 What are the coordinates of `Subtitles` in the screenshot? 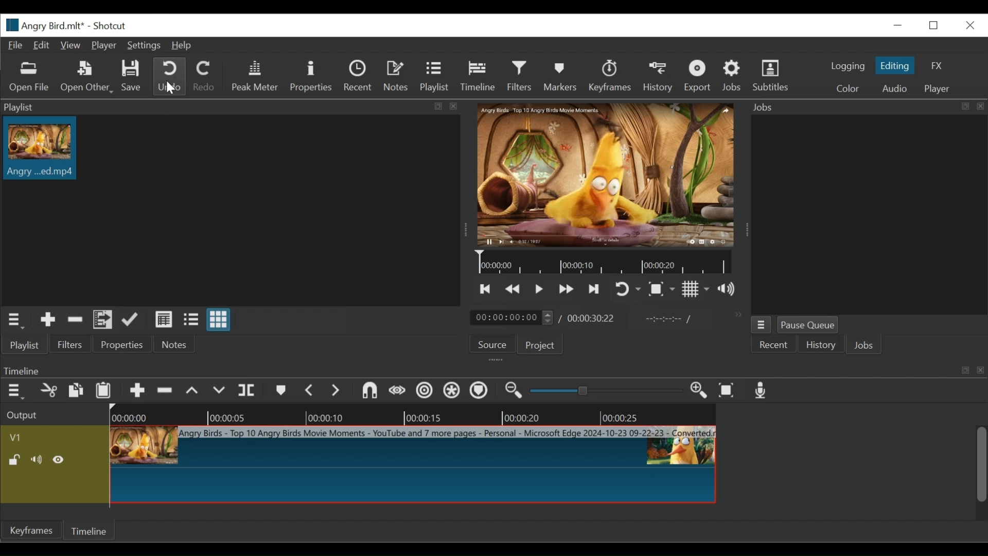 It's located at (774, 75).